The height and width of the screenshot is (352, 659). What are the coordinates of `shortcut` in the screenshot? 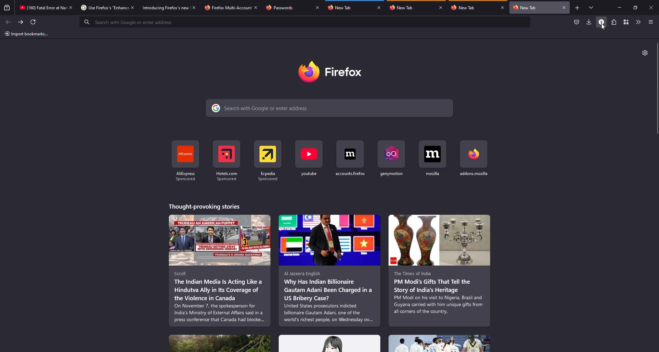 It's located at (268, 161).